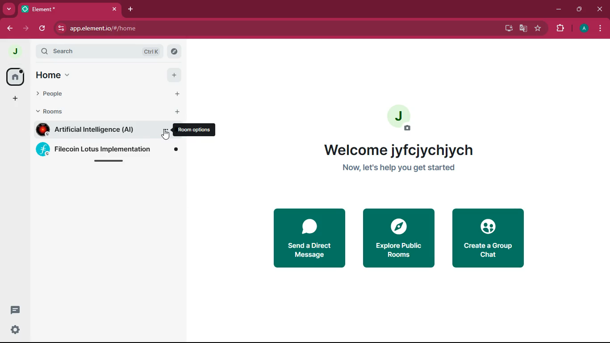  Describe the element at coordinates (522, 29) in the screenshot. I see `google translate` at that location.